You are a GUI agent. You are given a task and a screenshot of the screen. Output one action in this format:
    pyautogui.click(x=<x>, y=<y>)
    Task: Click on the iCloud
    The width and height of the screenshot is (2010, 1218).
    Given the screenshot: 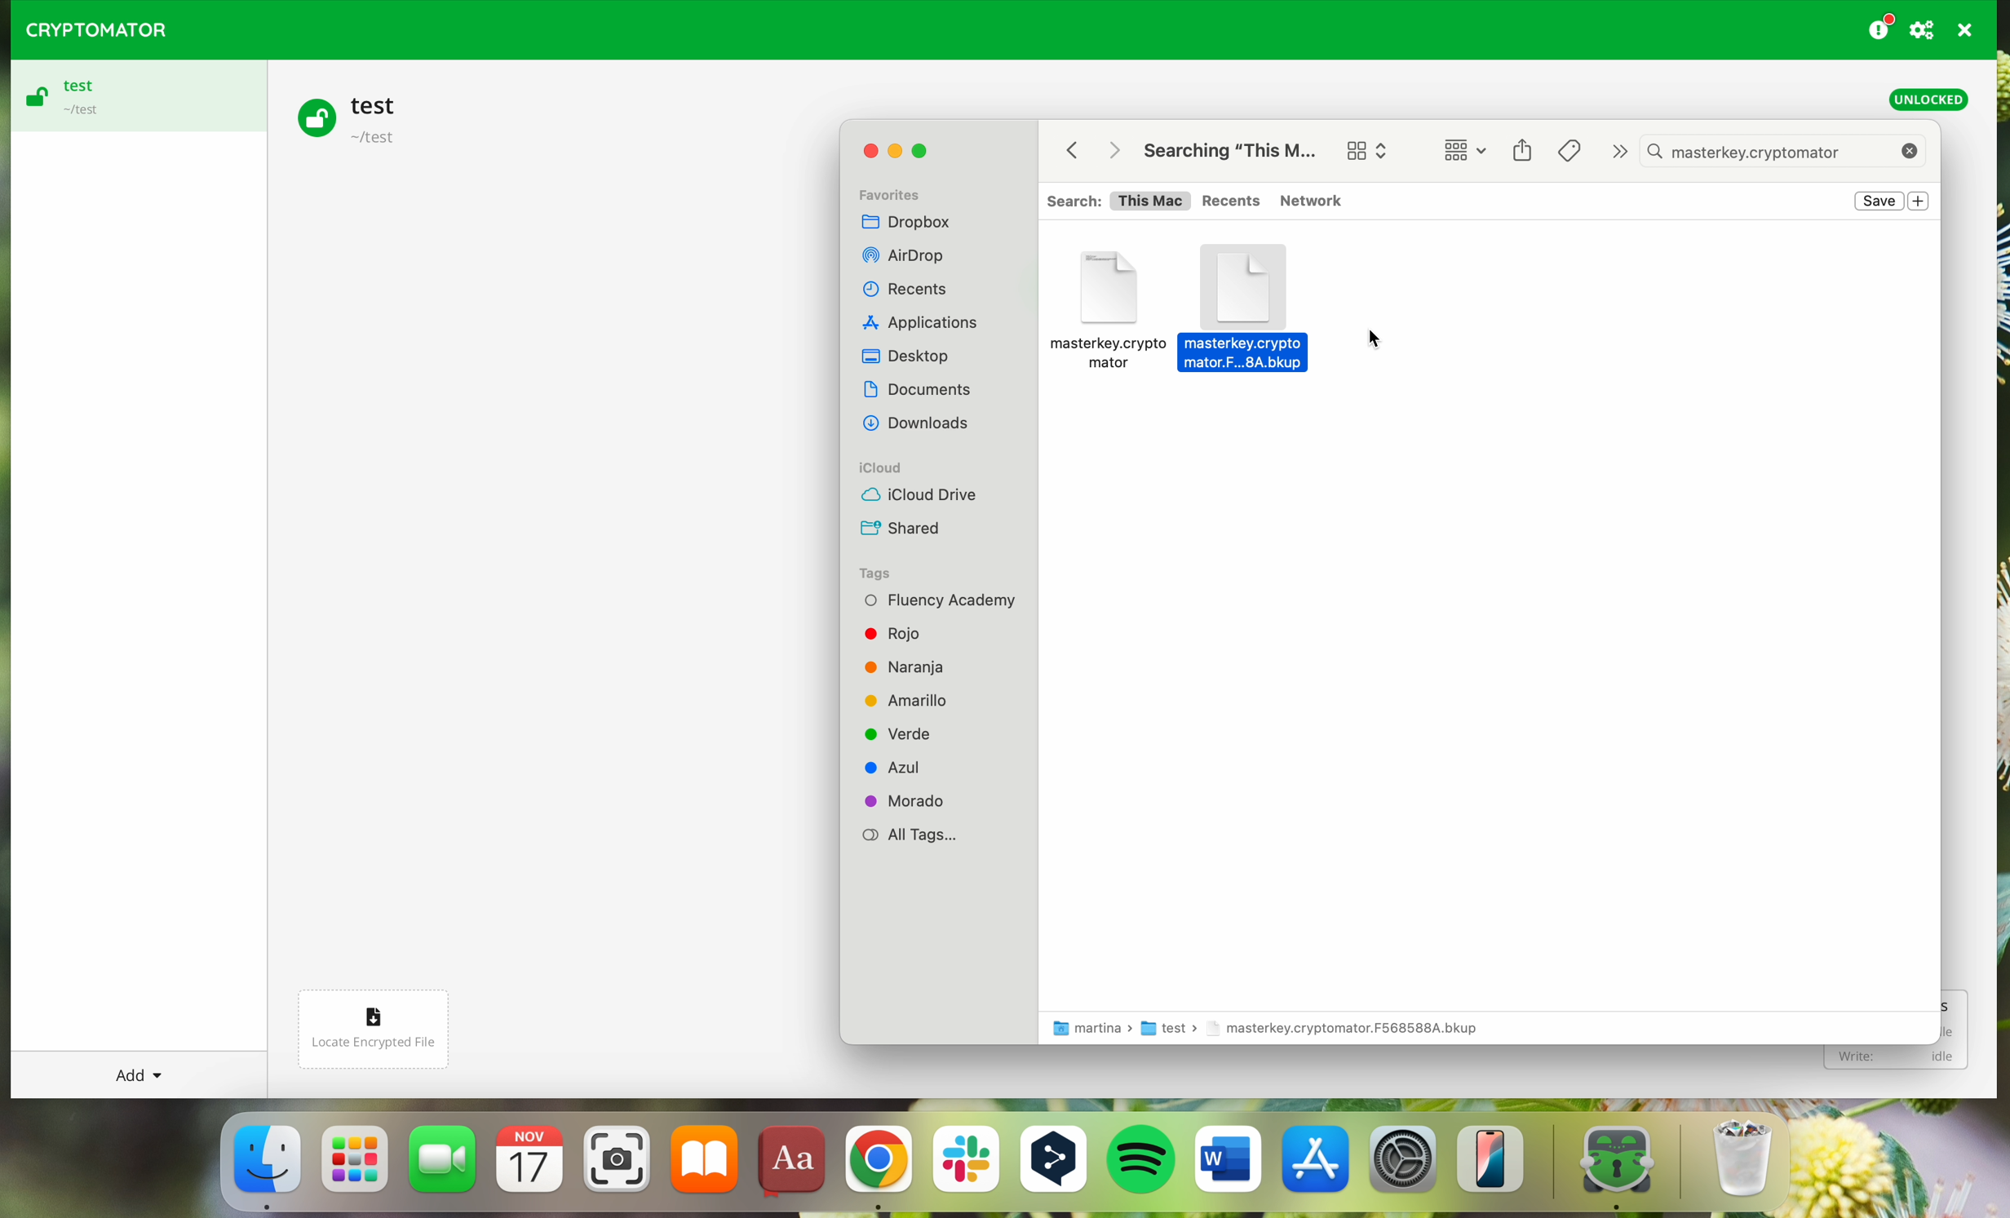 What is the action you would take?
    pyautogui.click(x=888, y=467)
    